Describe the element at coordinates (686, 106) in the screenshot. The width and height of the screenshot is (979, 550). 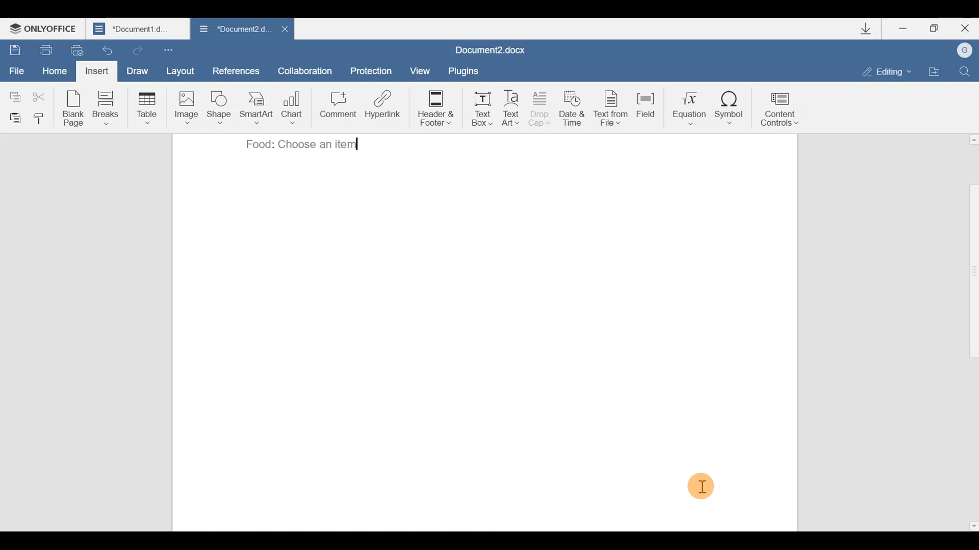
I see `Equation` at that location.